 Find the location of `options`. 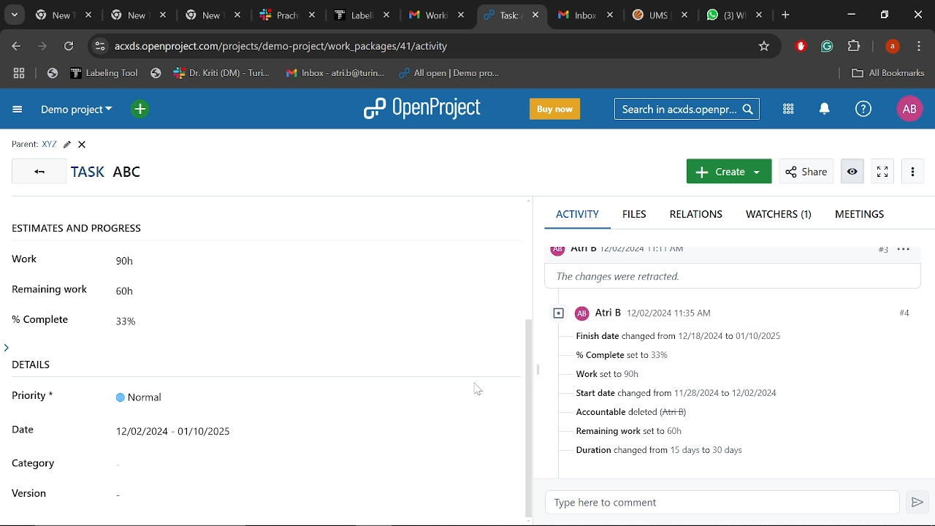

options is located at coordinates (908, 252).